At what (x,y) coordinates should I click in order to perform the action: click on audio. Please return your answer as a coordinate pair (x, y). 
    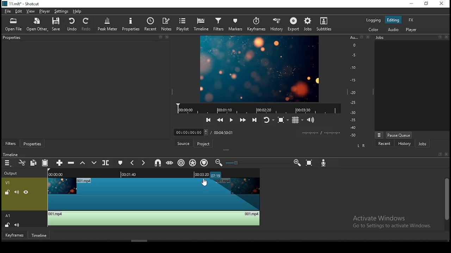
    Looking at the image, I should click on (394, 30).